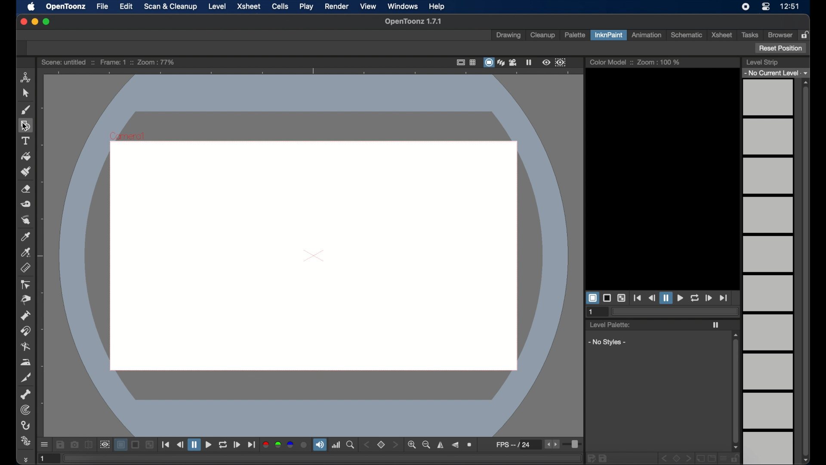 The height and width of the screenshot is (465, 826). Describe the element at coordinates (470, 445) in the screenshot. I see `reset view` at that location.